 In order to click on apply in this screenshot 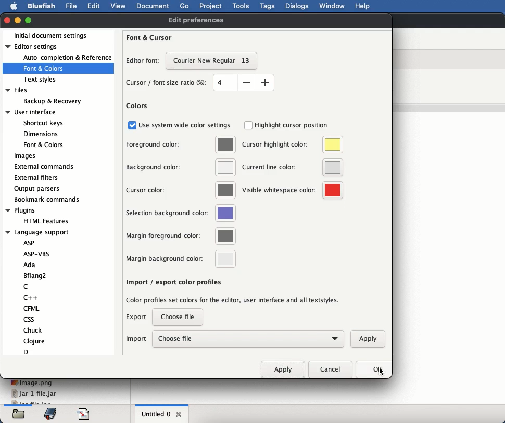, I will do `click(283, 368)`.